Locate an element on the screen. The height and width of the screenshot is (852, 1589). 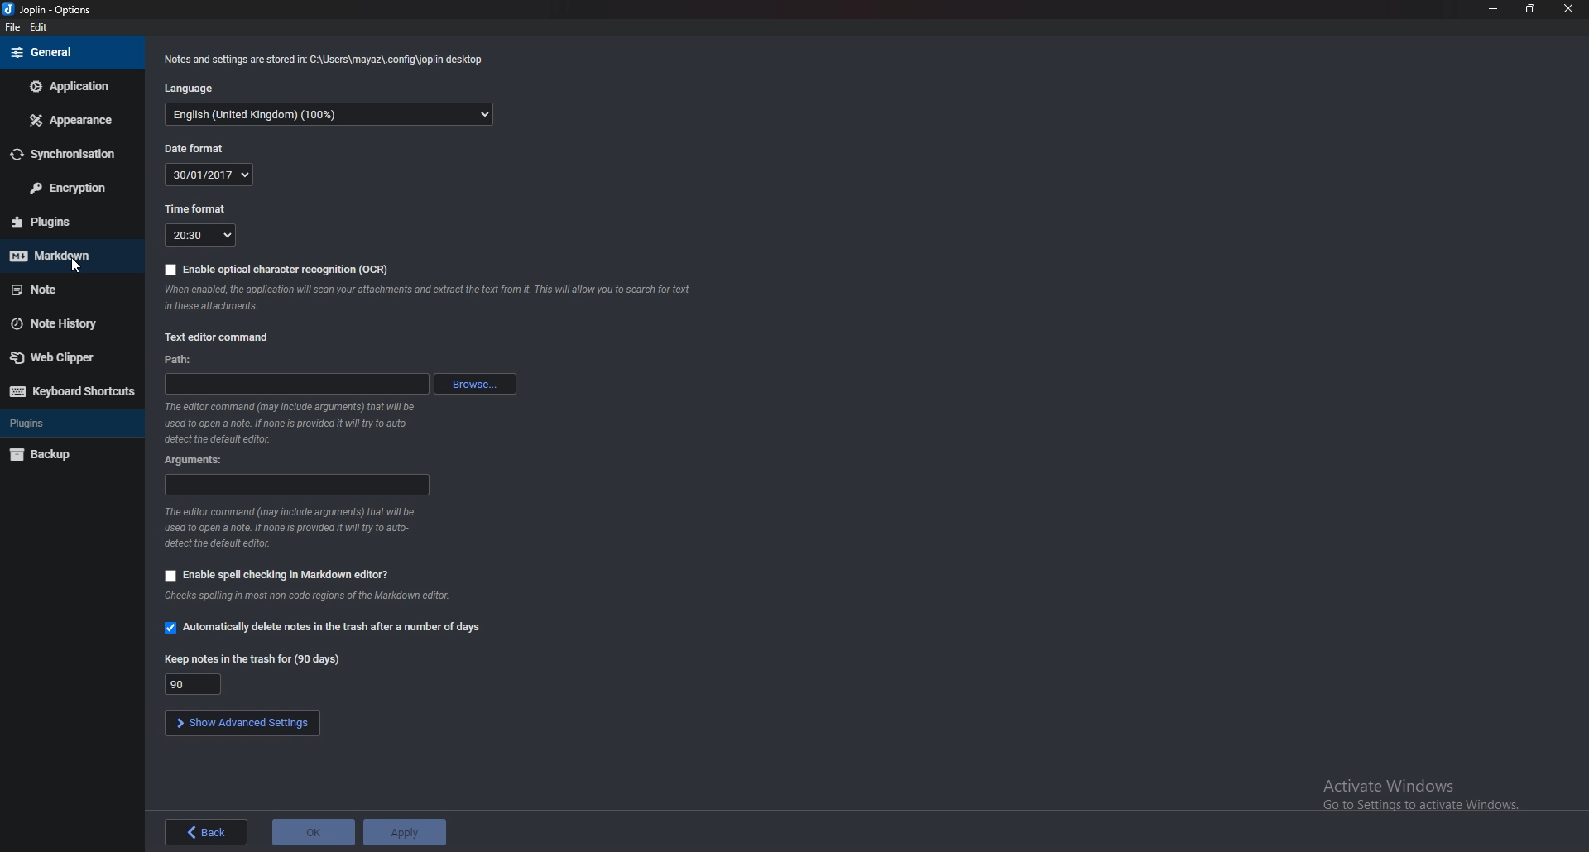
Enable spell checking is located at coordinates (278, 573).